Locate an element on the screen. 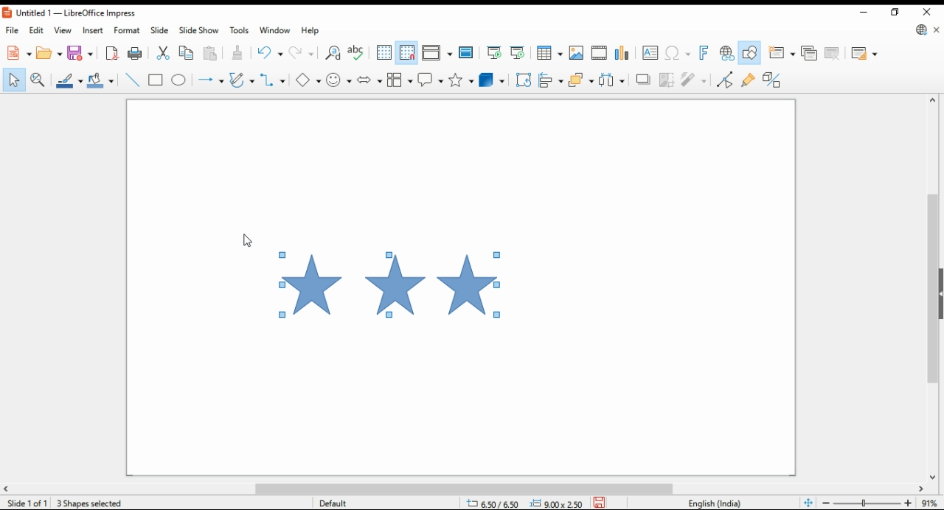  restore is located at coordinates (896, 13).